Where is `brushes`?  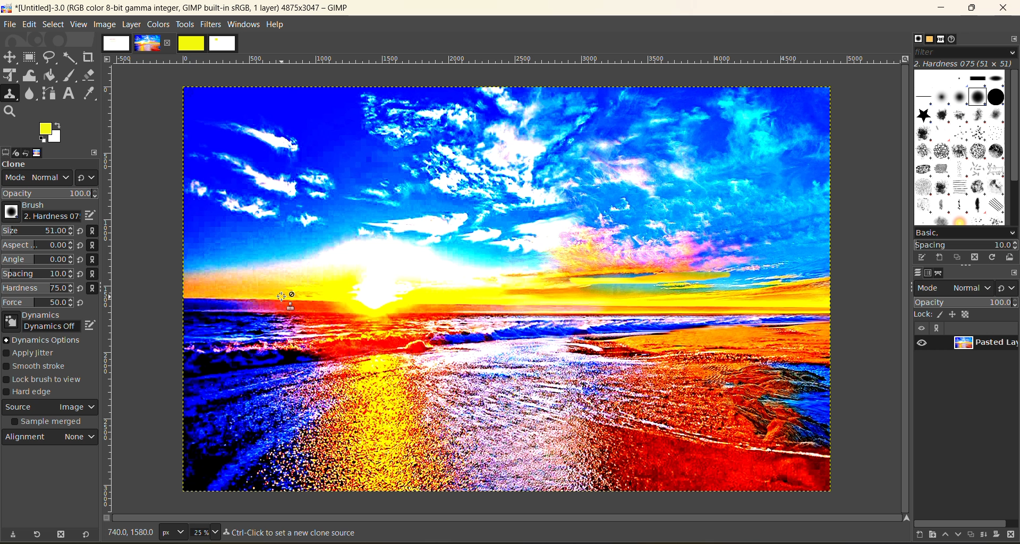
brushes is located at coordinates (914, 38).